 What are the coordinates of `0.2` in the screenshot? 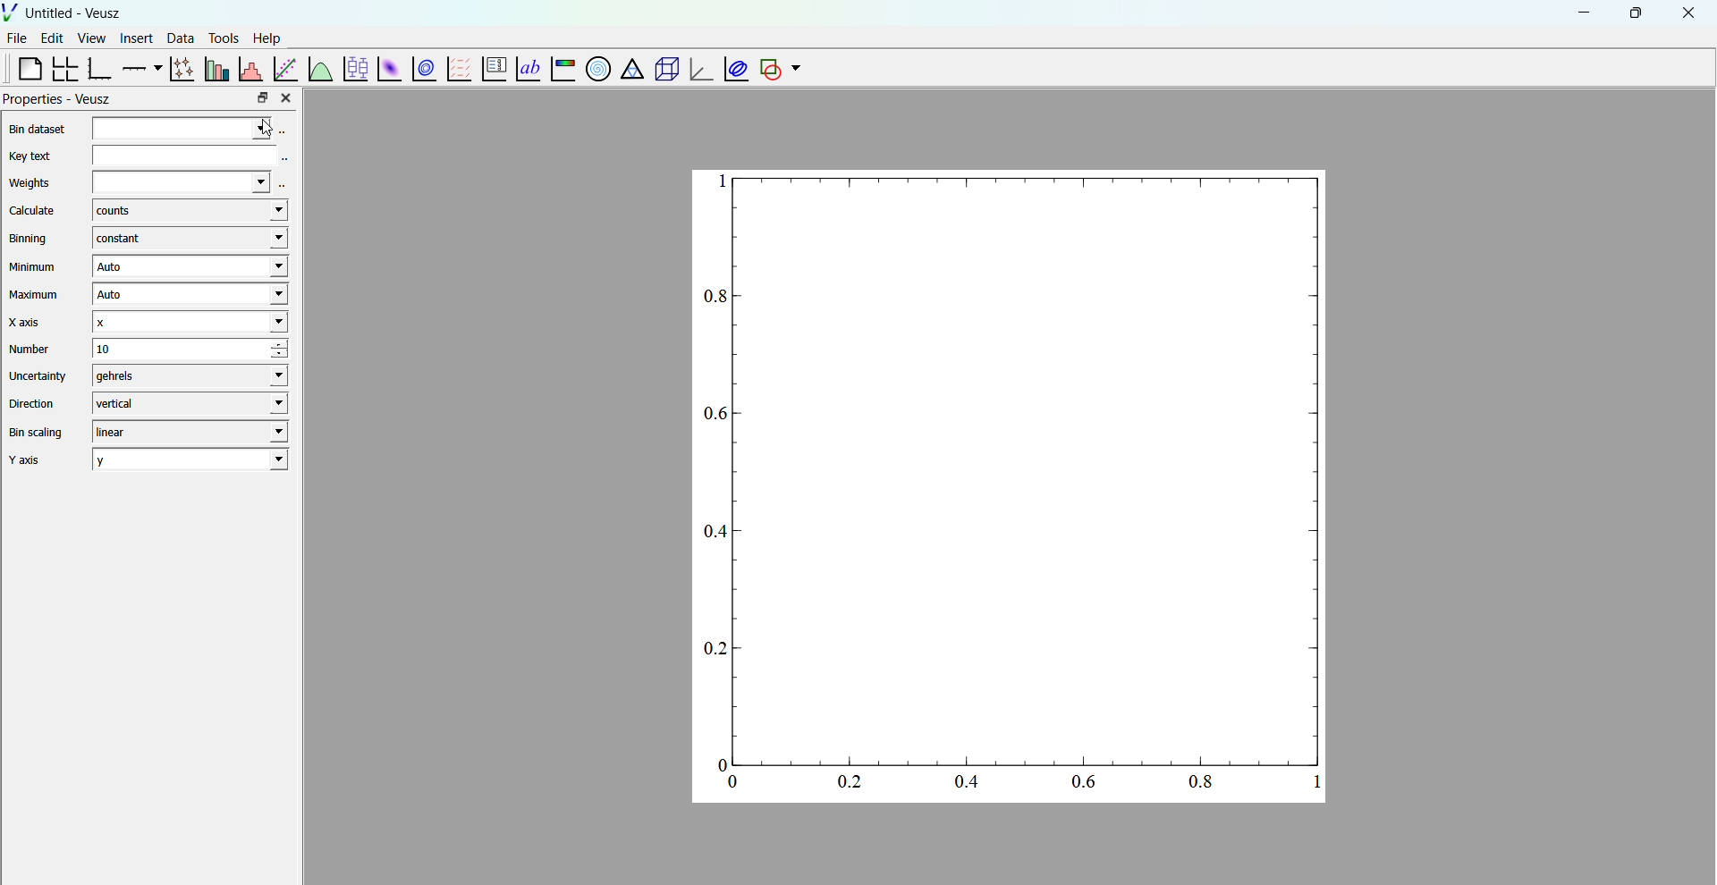 It's located at (846, 780).